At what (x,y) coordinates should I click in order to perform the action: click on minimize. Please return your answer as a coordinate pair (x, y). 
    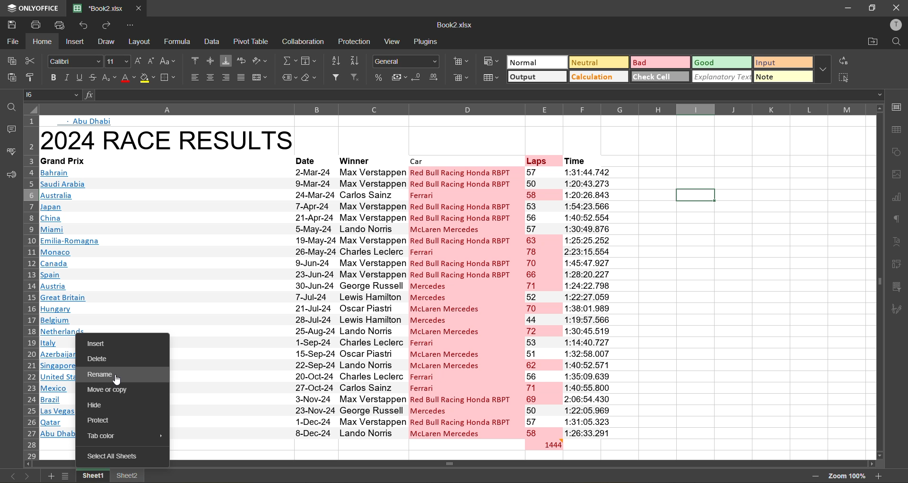
    Looking at the image, I should click on (845, 9).